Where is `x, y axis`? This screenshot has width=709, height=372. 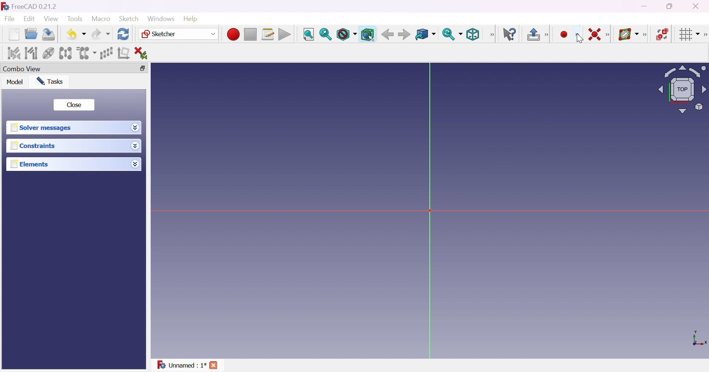 x, y axis is located at coordinates (699, 339).